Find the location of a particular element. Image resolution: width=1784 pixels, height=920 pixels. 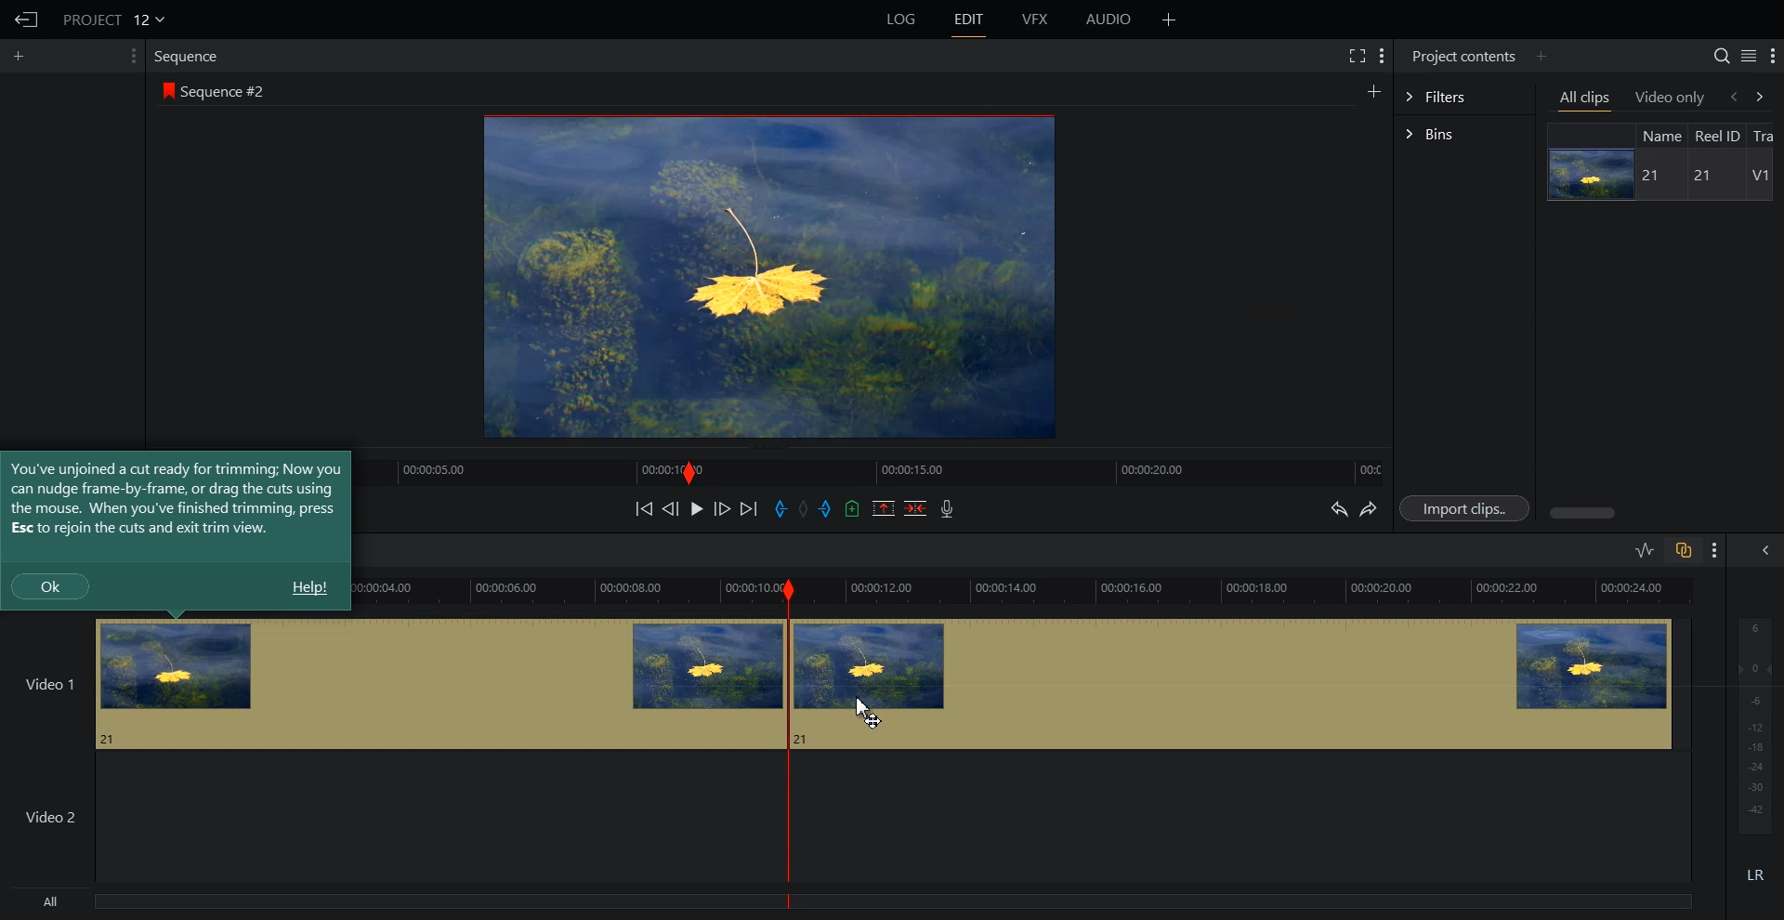

Record Audio is located at coordinates (948, 508).